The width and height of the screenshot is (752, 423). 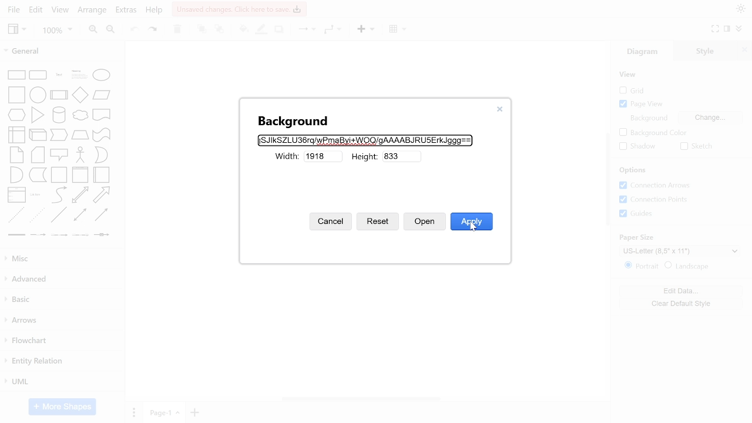 I want to click on current page, so click(x=163, y=412).